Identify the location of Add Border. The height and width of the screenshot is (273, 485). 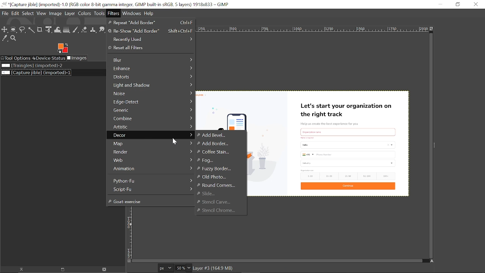
(216, 143).